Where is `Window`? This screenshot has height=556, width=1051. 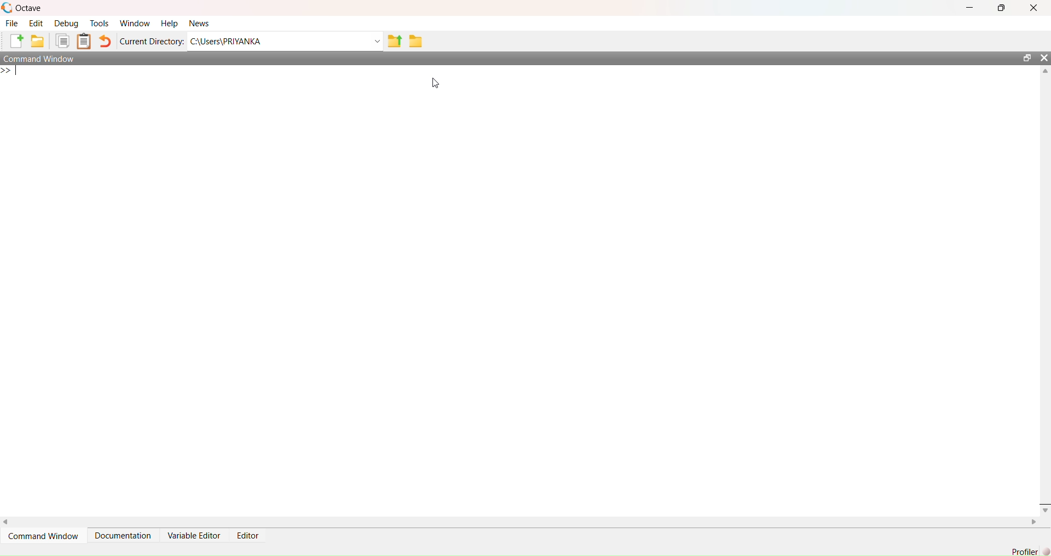 Window is located at coordinates (135, 24).